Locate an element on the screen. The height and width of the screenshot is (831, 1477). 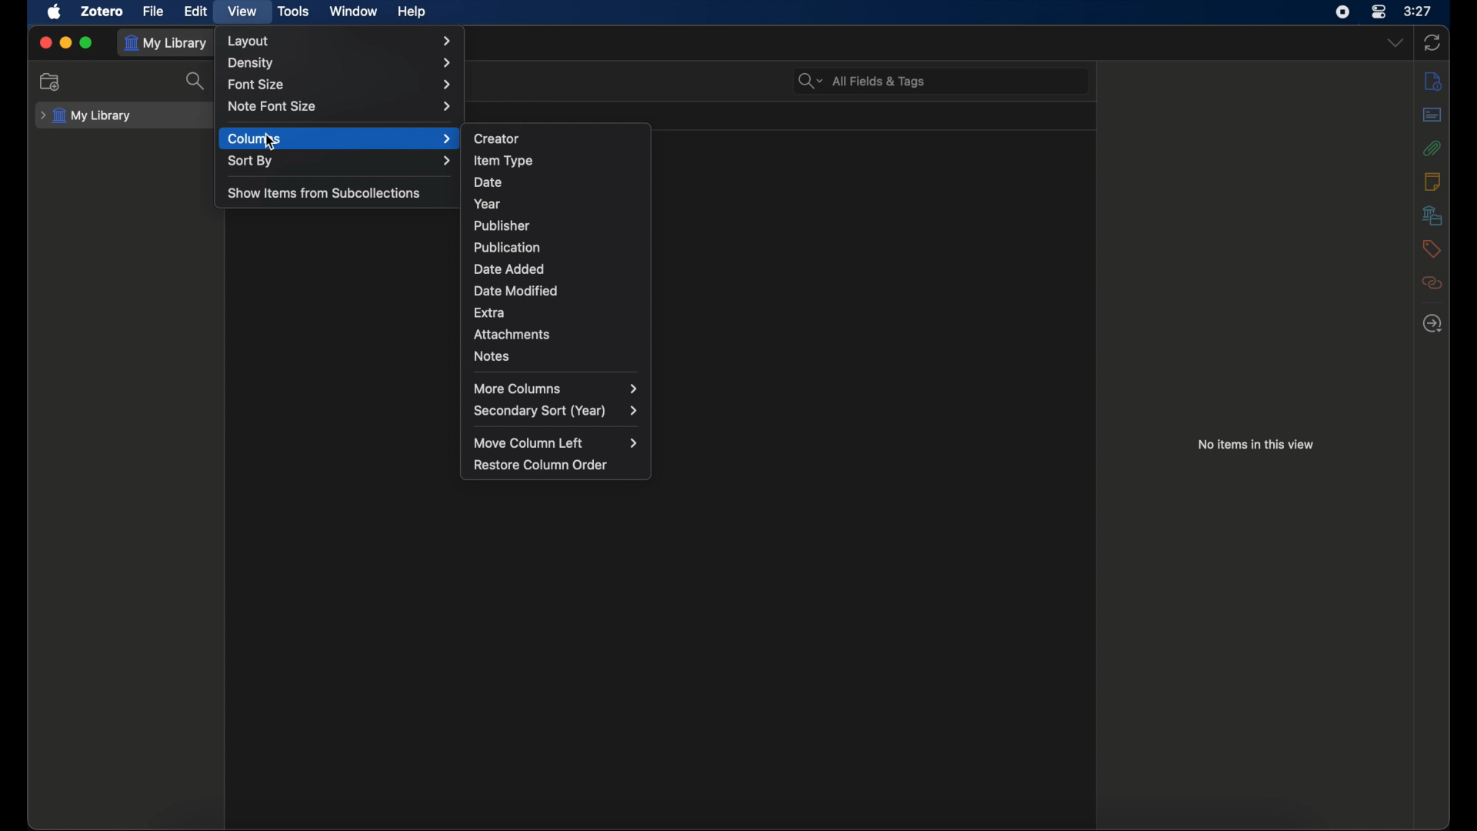
note font size is located at coordinates (342, 106).